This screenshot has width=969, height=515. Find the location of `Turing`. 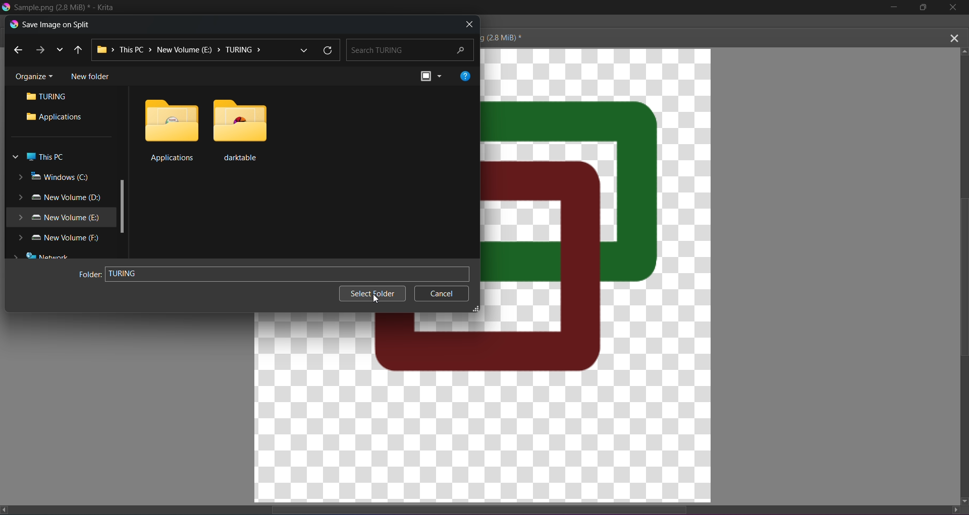

Turing is located at coordinates (287, 273).